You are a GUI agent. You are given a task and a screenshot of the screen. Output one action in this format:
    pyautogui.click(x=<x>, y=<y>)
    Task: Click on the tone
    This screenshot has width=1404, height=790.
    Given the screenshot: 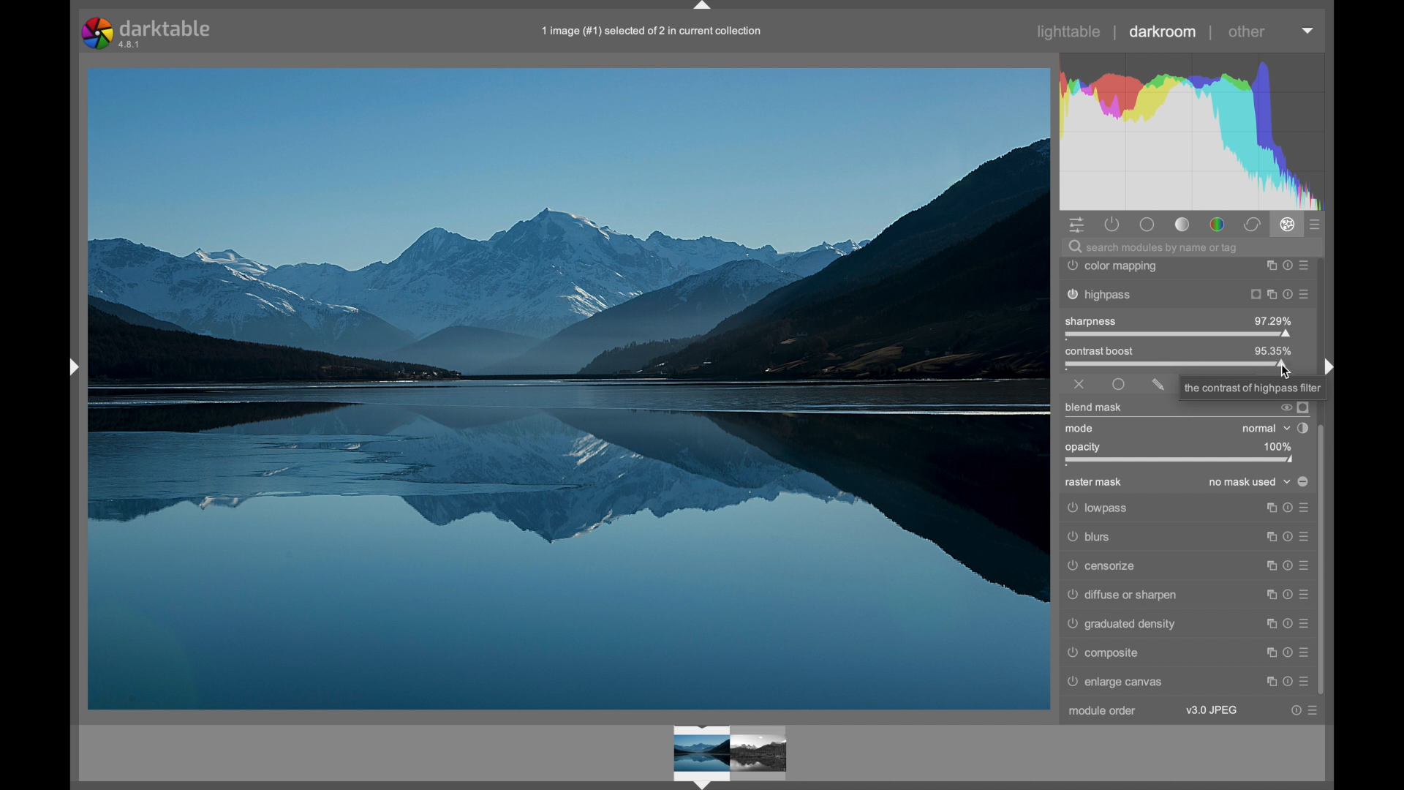 What is the action you would take?
    pyautogui.click(x=1183, y=225)
    